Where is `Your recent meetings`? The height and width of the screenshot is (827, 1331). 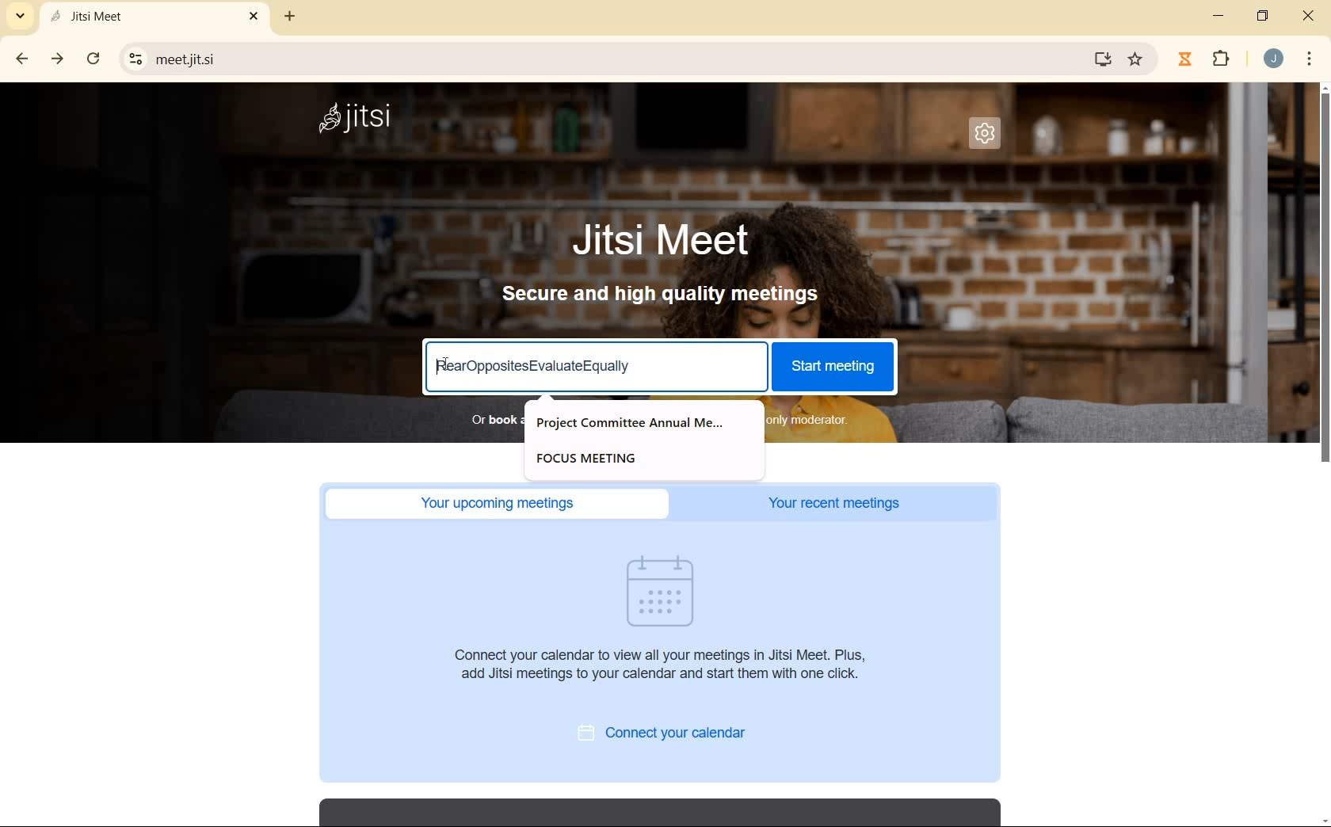
Your recent meetings is located at coordinates (842, 504).